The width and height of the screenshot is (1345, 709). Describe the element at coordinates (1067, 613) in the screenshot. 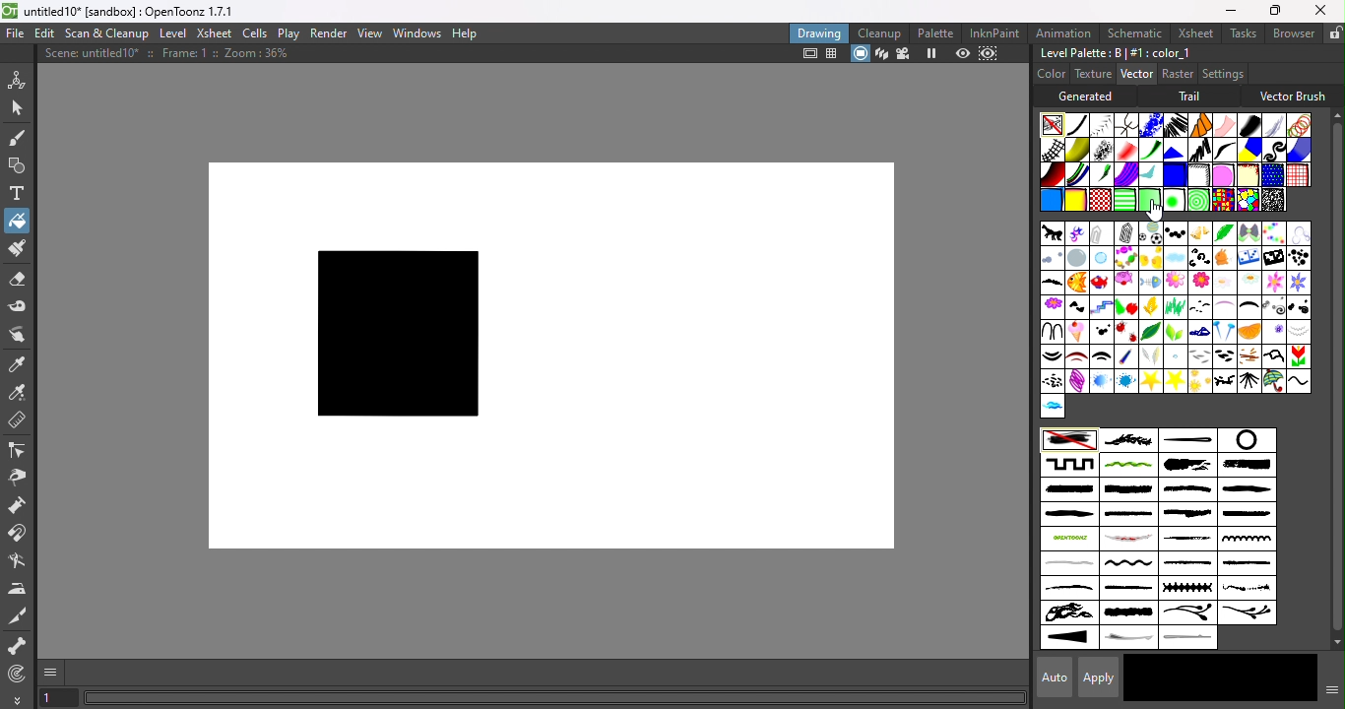

I see `stencil_flame` at that location.